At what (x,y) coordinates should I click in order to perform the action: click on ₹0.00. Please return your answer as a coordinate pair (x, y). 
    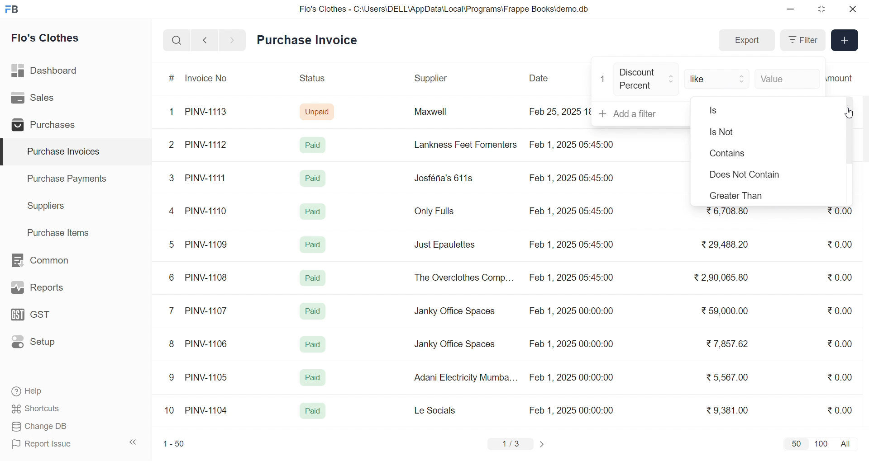
    Looking at the image, I should click on (839, 278).